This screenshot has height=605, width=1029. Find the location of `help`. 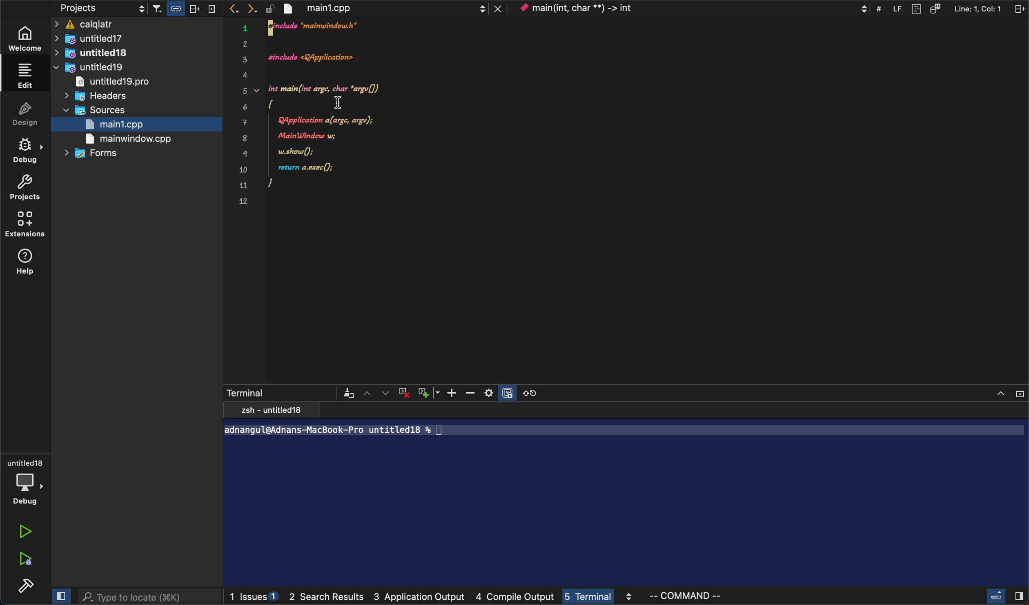

help is located at coordinates (30, 261).